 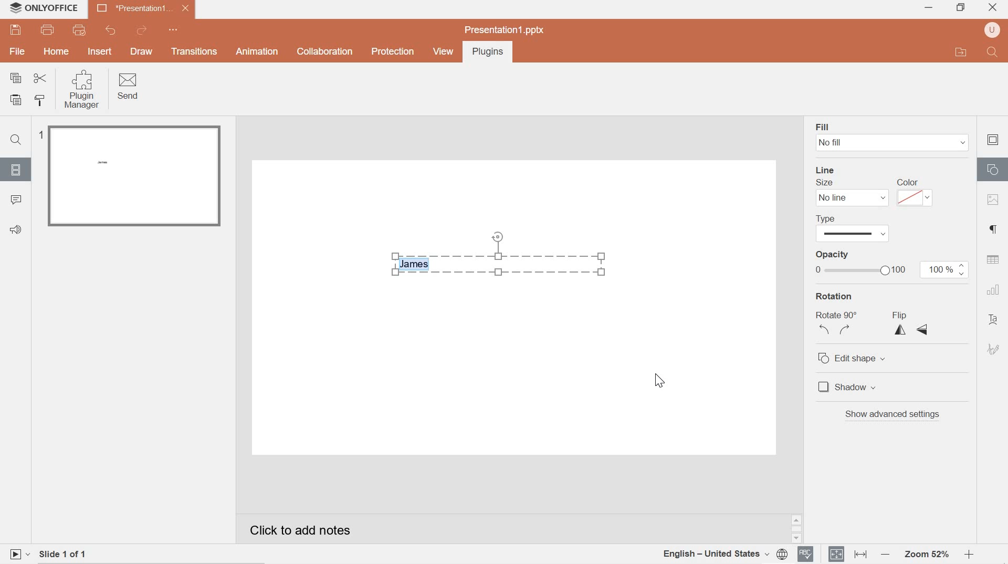 What do you see at coordinates (993, 140) in the screenshot?
I see `slide settings` at bounding box center [993, 140].